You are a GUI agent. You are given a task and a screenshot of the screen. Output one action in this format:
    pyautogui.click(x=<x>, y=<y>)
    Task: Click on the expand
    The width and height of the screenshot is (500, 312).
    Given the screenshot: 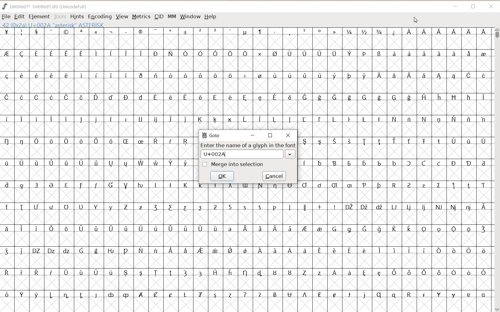 What is the action you would take?
    pyautogui.click(x=290, y=155)
    